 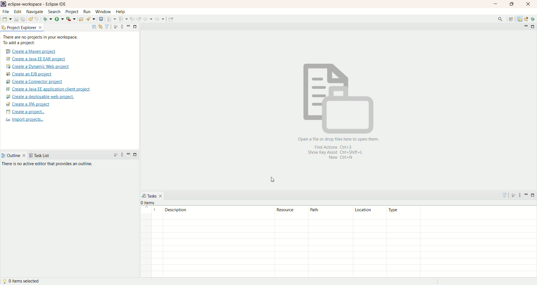 I want to click on location, so click(x=370, y=241).